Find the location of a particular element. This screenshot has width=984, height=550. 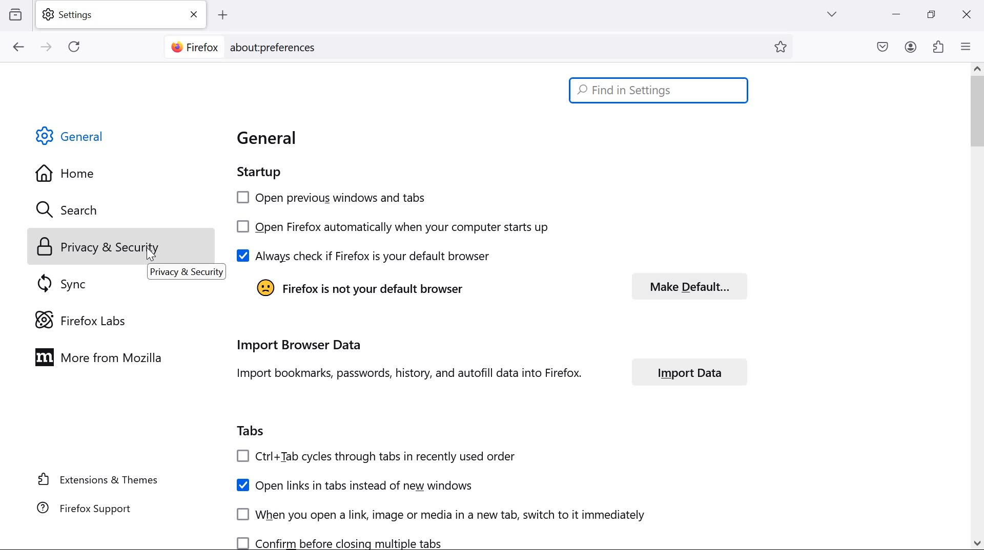

Open previous windows and tabs is located at coordinates (341, 196).